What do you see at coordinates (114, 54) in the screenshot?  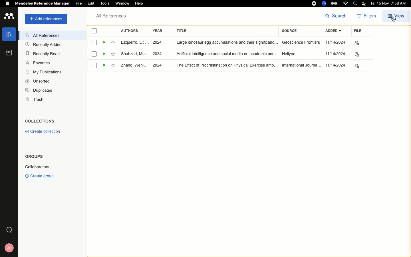 I see `Favorites` at bounding box center [114, 54].